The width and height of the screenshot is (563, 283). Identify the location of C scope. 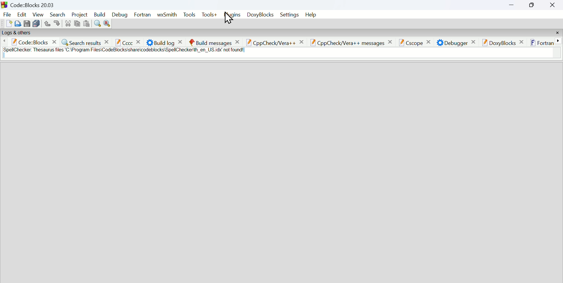
(416, 41).